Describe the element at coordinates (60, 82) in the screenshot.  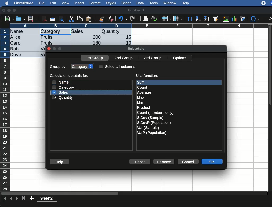
I see `name` at that location.